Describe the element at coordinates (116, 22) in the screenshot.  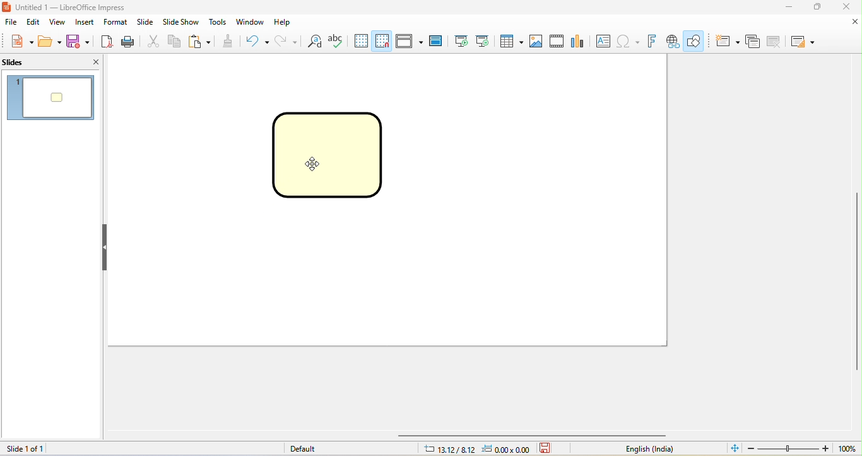
I see `format` at that location.